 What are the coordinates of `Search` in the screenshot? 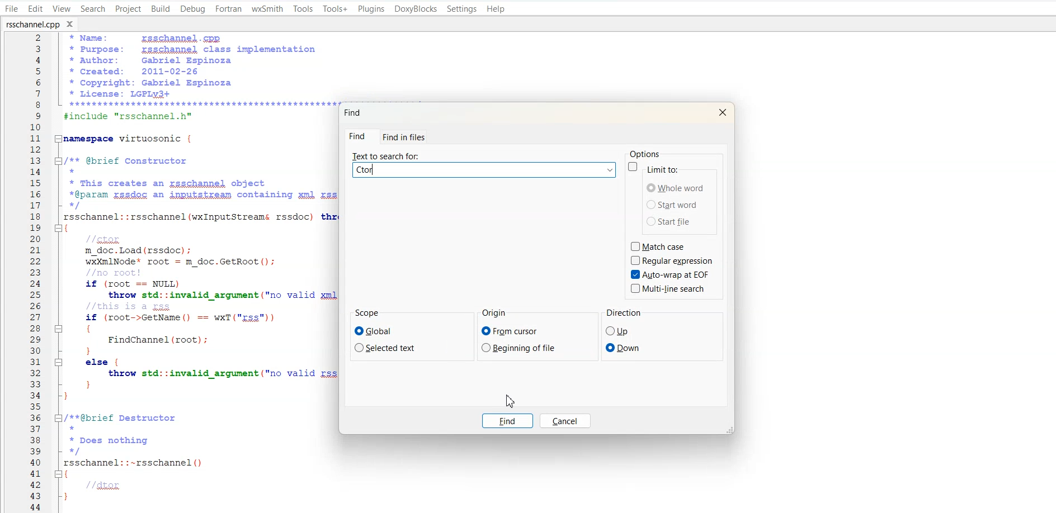 It's located at (92, 9).